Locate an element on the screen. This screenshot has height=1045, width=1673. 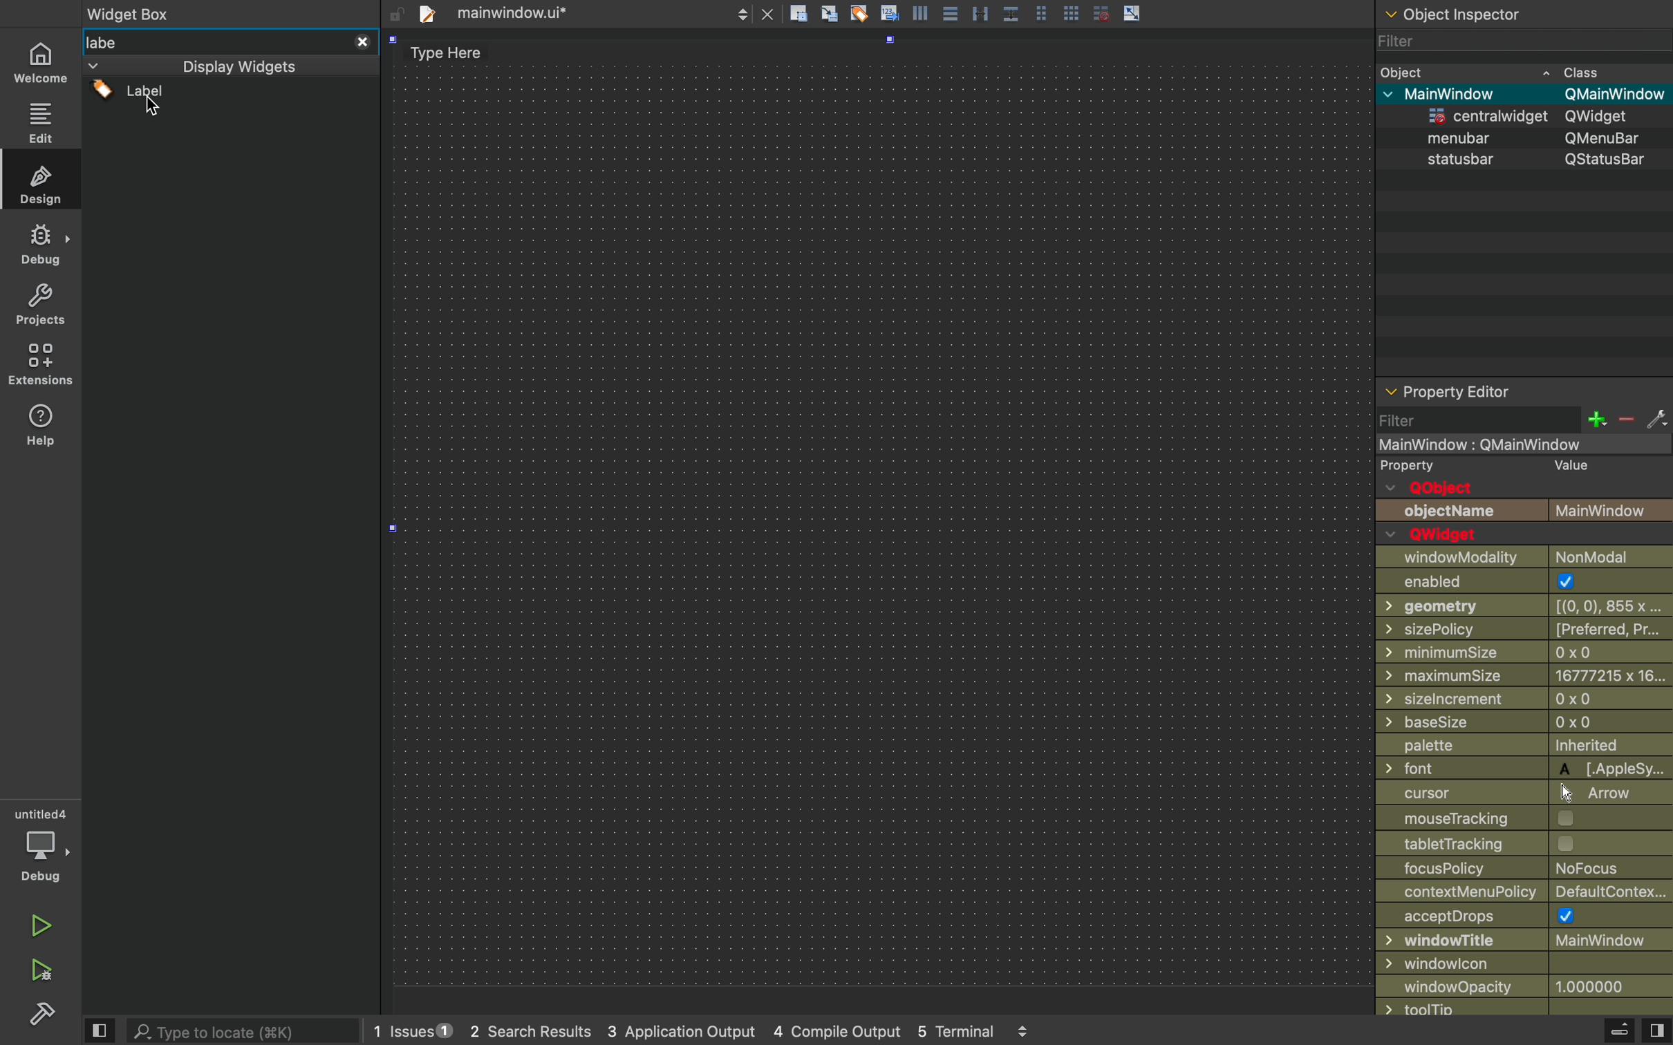
Widget is located at coordinates (133, 16).